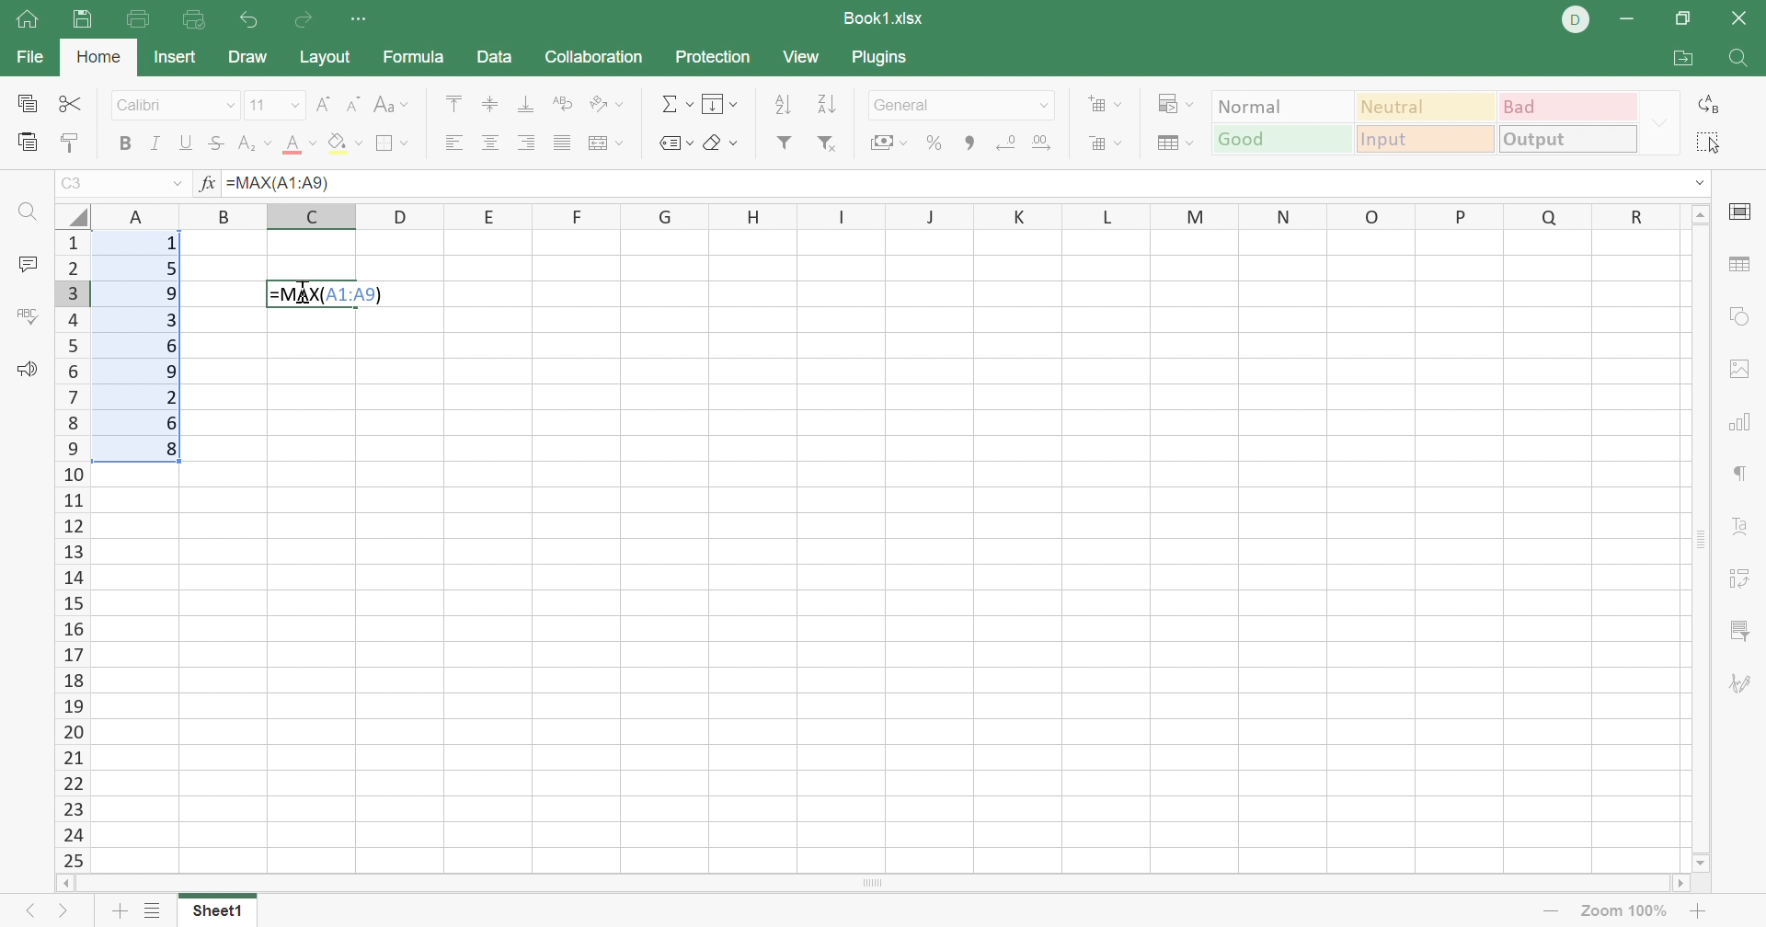 The width and height of the screenshot is (1766, 927). Describe the element at coordinates (831, 147) in the screenshot. I see `Remove filter` at that location.